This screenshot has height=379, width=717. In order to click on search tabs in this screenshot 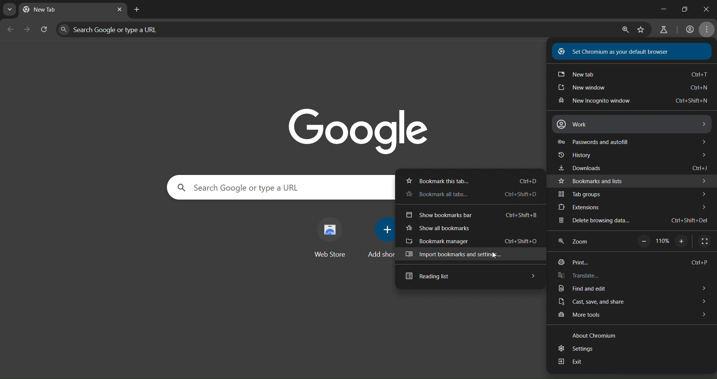, I will do `click(10, 10)`.